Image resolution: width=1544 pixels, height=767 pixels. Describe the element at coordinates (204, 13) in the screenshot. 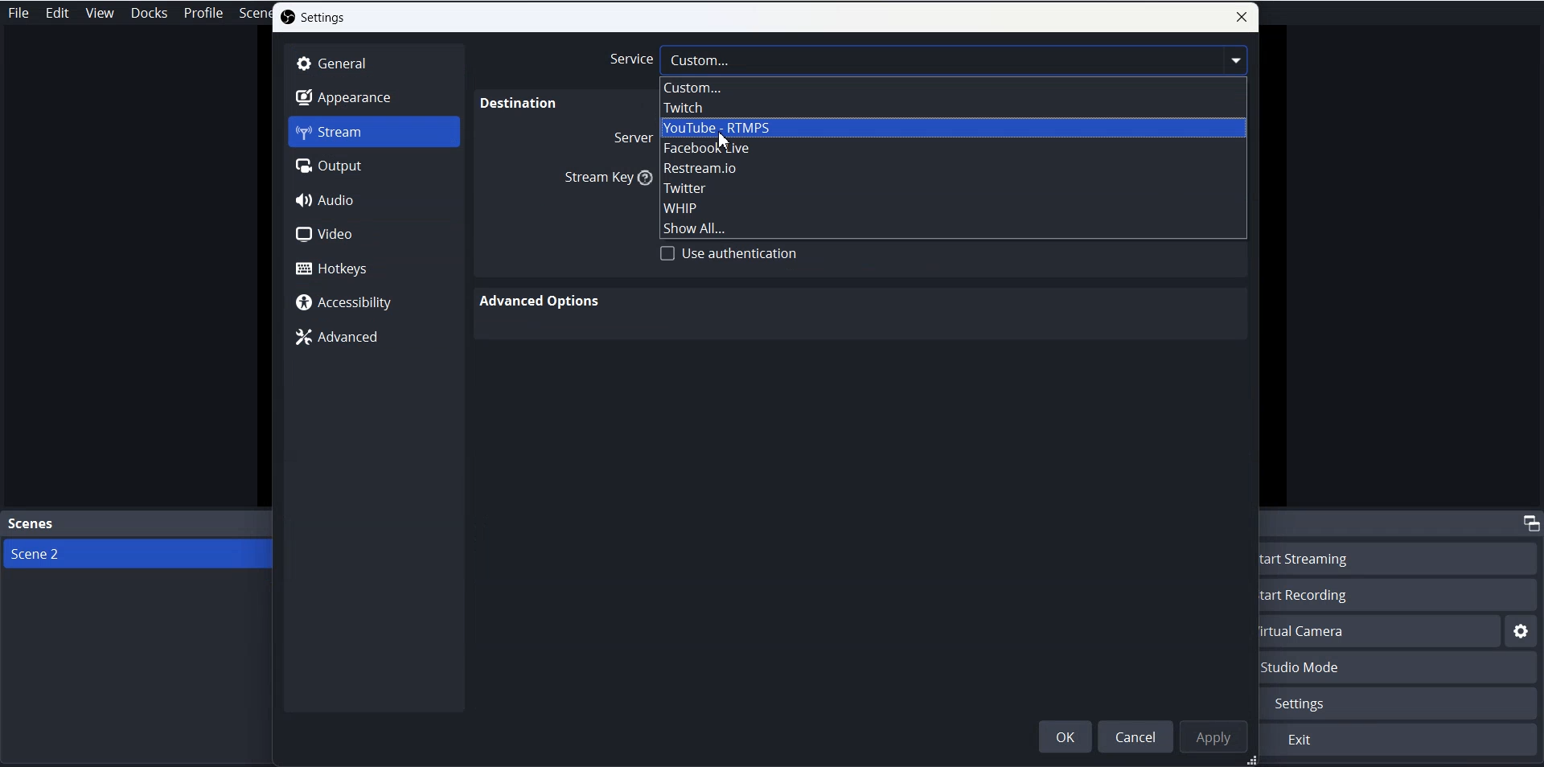

I see `Profile` at that location.